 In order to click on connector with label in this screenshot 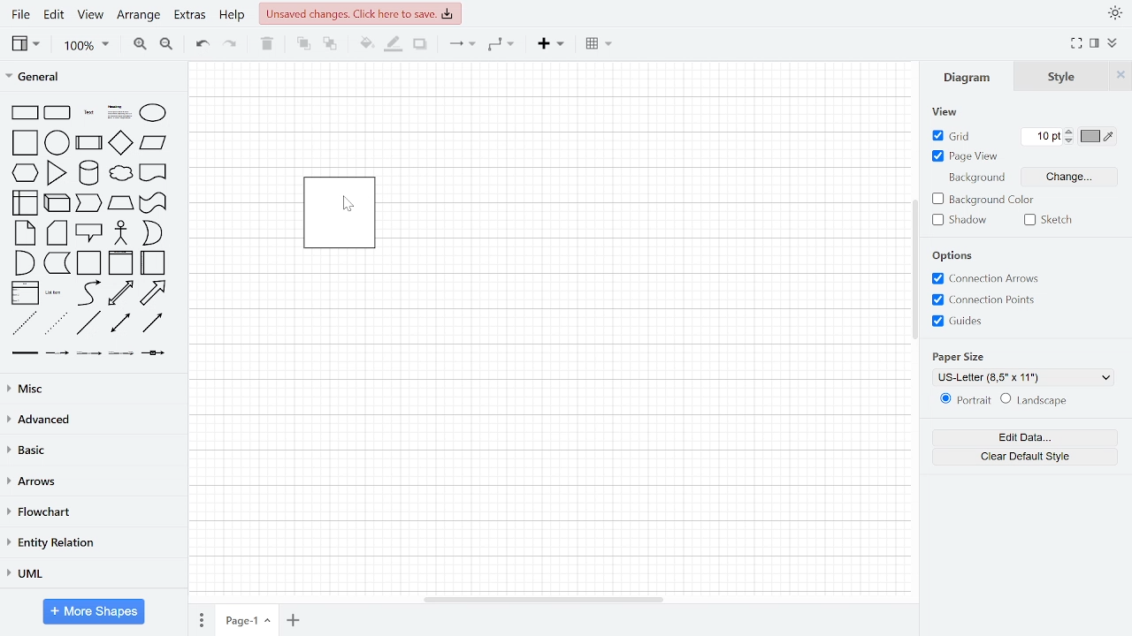, I will do `click(57, 353)`.